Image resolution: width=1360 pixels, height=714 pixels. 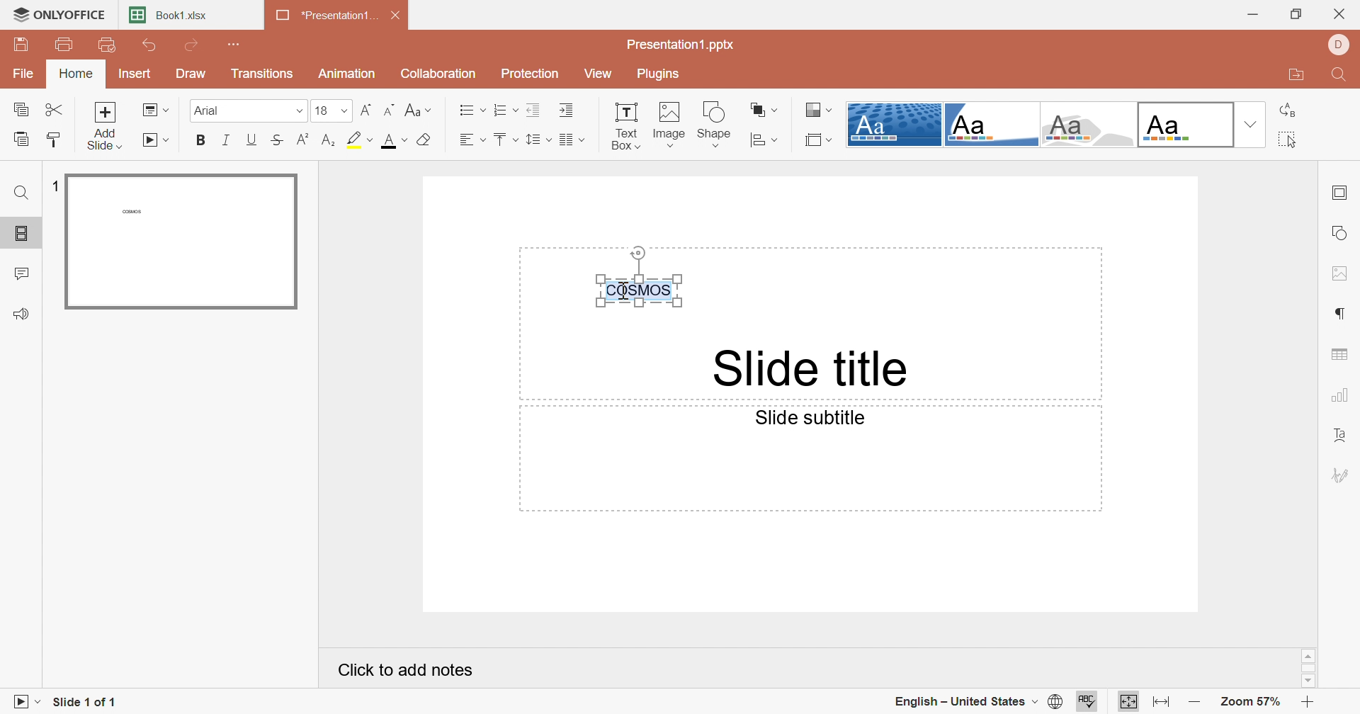 What do you see at coordinates (67, 43) in the screenshot?
I see `Print file` at bounding box center [67, 43].